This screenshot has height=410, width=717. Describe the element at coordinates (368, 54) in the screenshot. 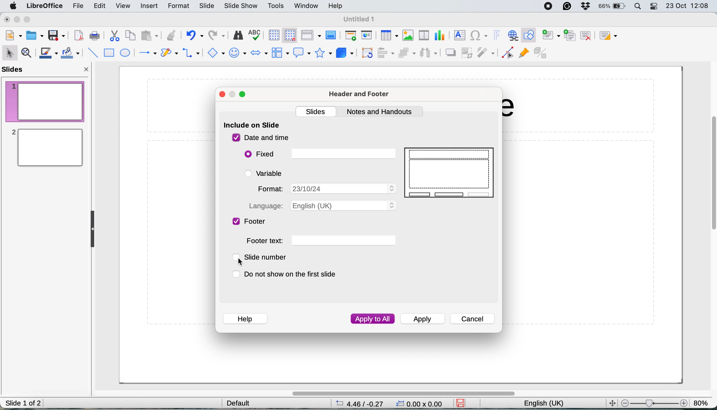

I see `transformations` at that location.